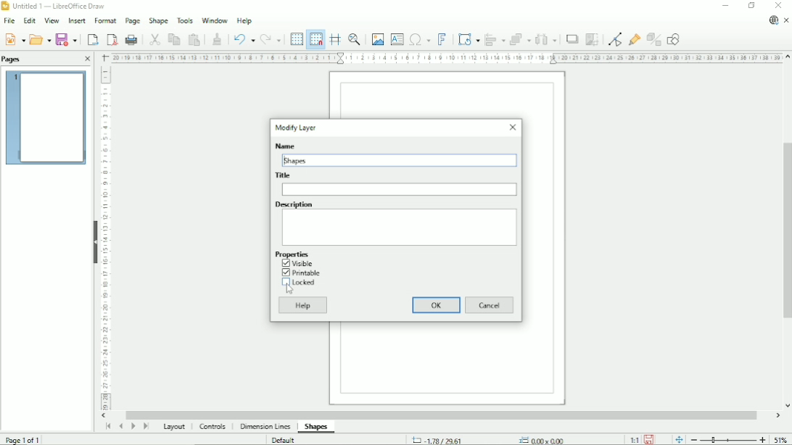 This screenshot has height=445, width=792. What do you see at coordinates (614, 39) in the screenshot?
I see `toggle point edit mode` at bounding box center [614, 39].